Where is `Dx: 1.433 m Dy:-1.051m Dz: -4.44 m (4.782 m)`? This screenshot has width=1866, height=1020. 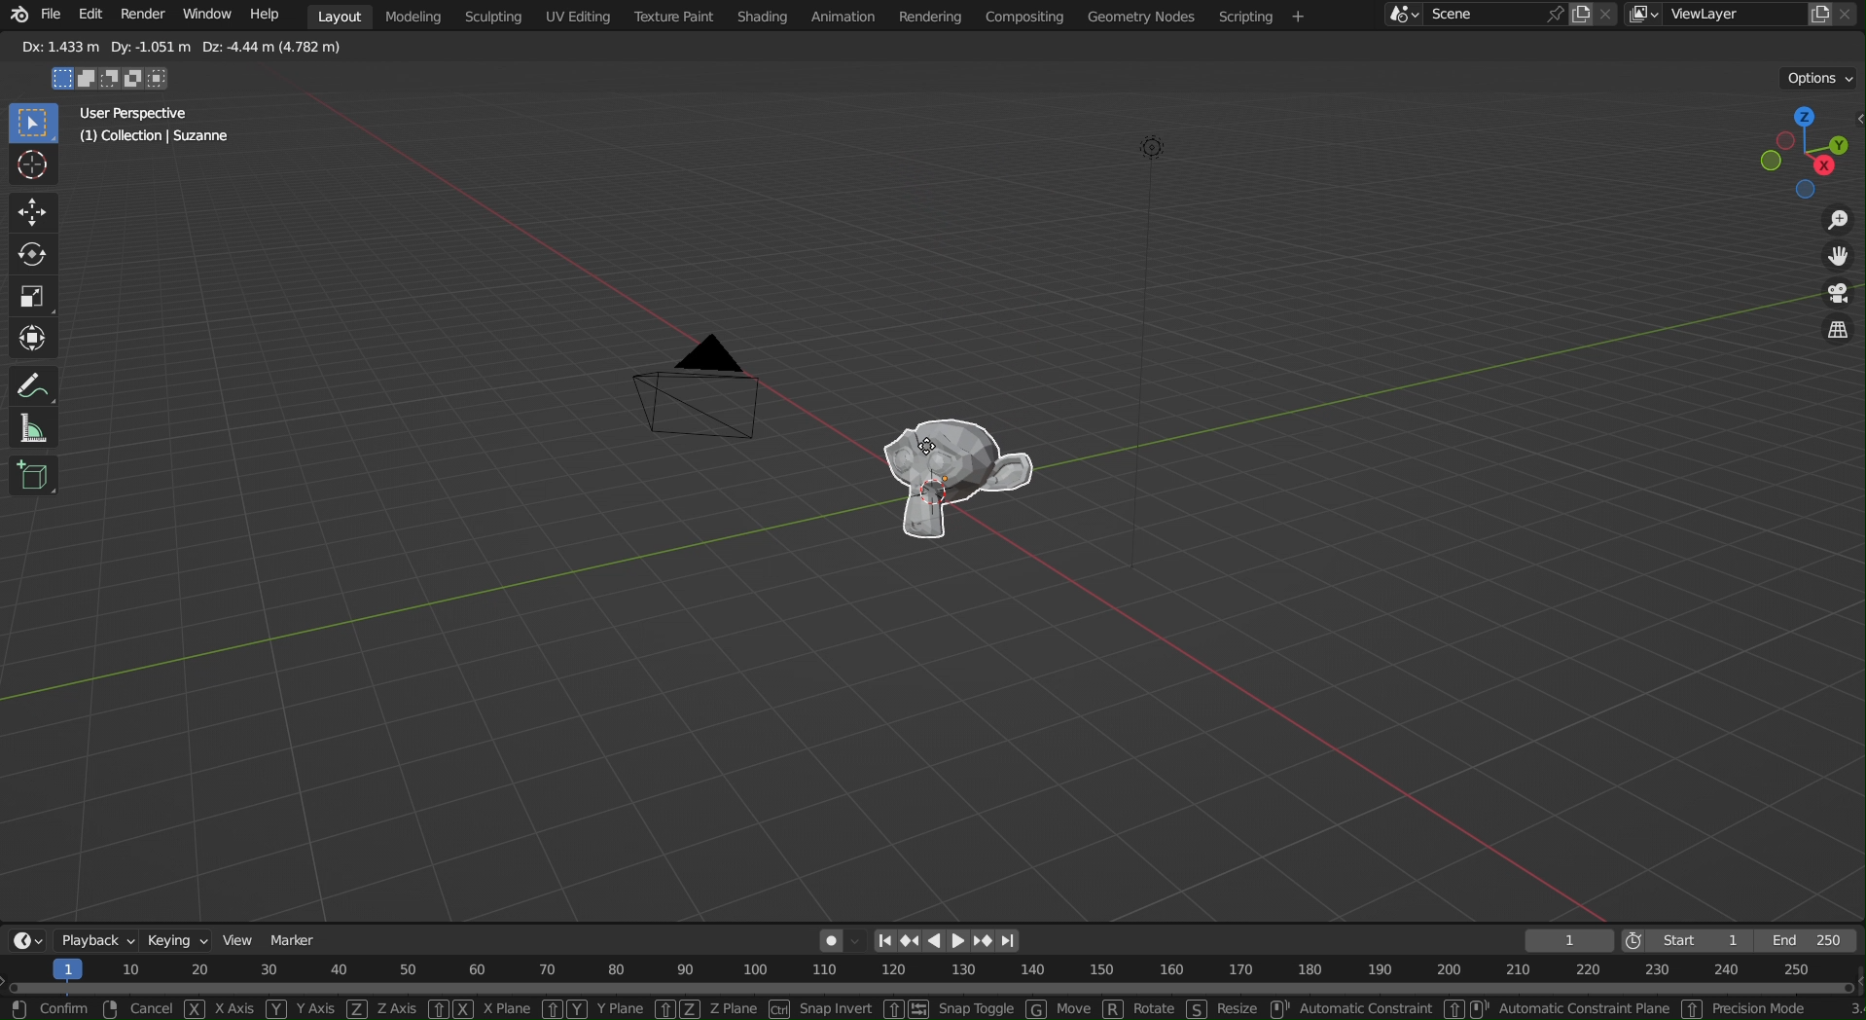 Dx: 1.433 m Dy:-1.051m Dz: -4.44 m (4.782 m) is located at coordinates (179, 48).